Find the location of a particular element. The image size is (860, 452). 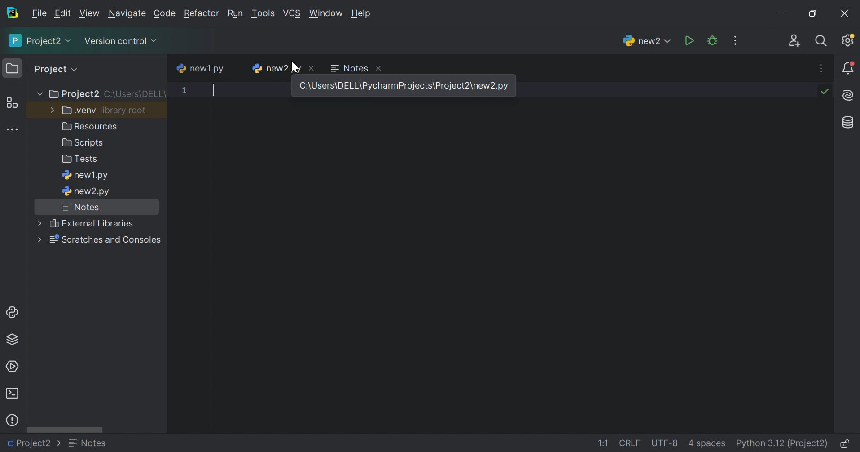

Window is located at coordinates (325, 13).